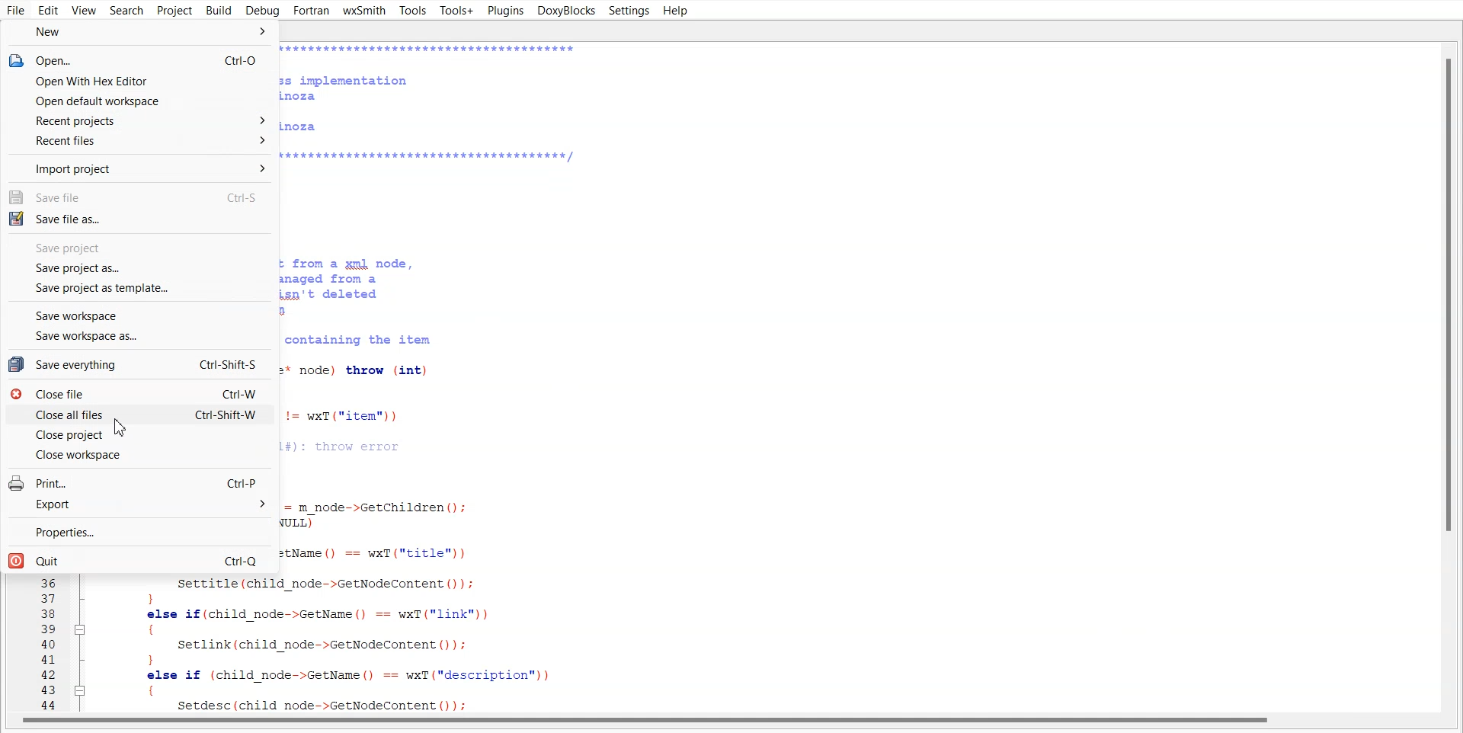 Image resolution: width=1463 pixels, height=733 pixels. Describe the element at coordinates (731, 724) in the screenshot. I see `Horizontal scroll bar` at that location.